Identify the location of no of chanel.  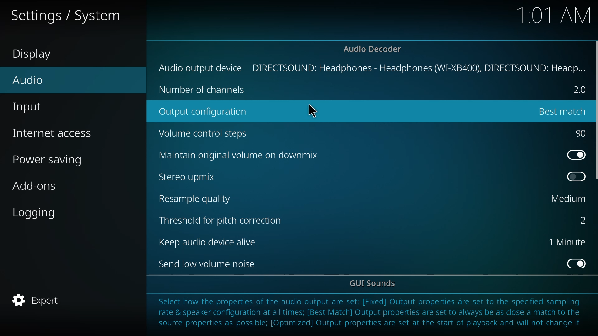
(202, 91).